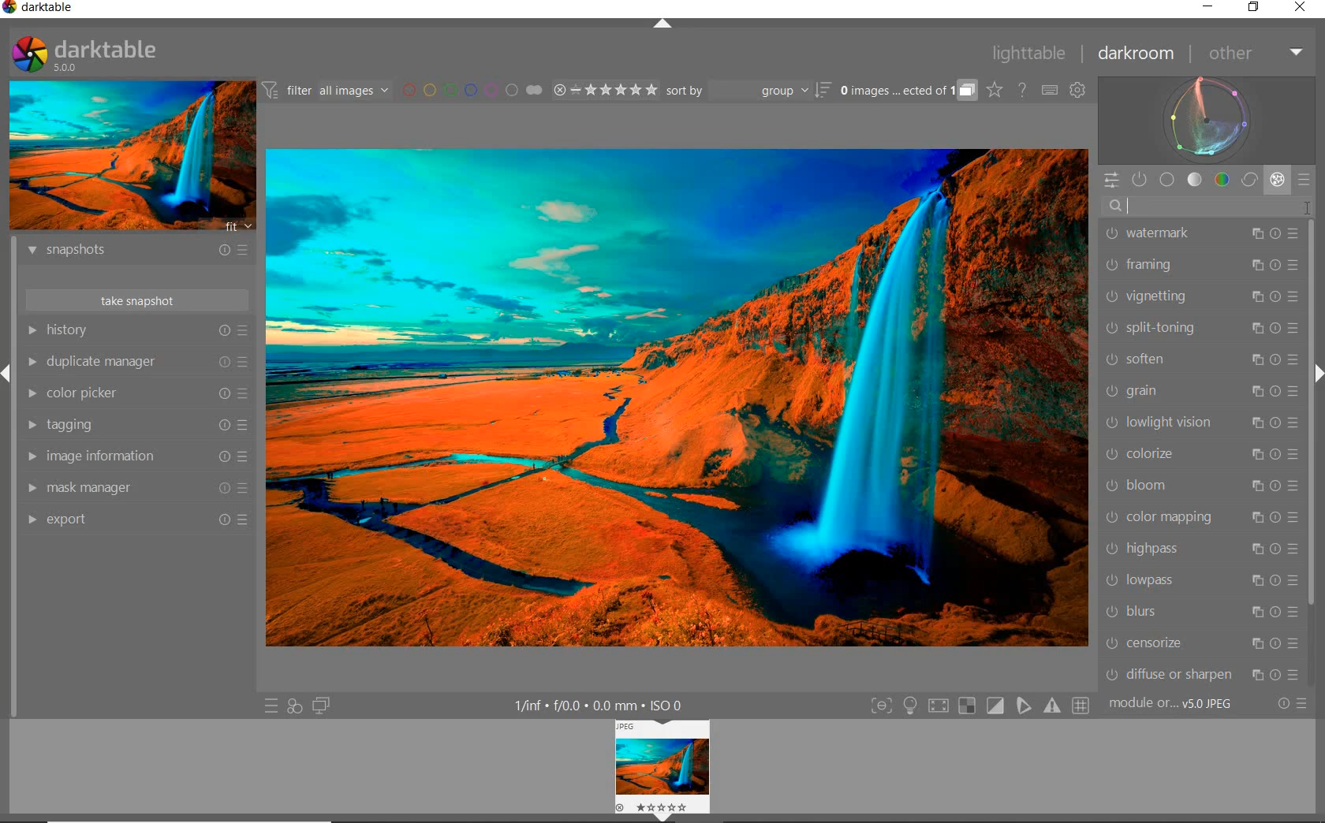 The height and width of the screenshot is (823, 1325). What do you see at coordinates (8, 374) in the screenshot?
I see `Expand/Collapse` at bounding box center [8, 374].